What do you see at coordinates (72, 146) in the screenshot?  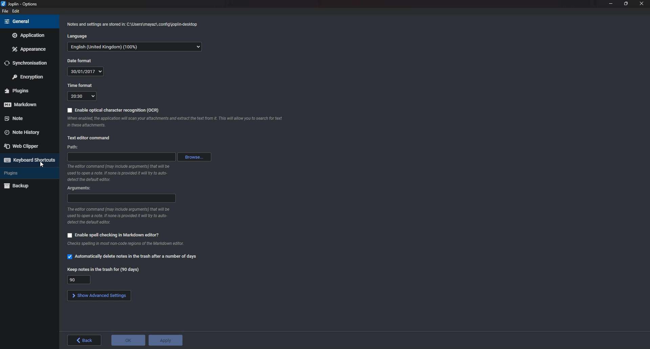 I see `path` at bounding box center [72, 146].